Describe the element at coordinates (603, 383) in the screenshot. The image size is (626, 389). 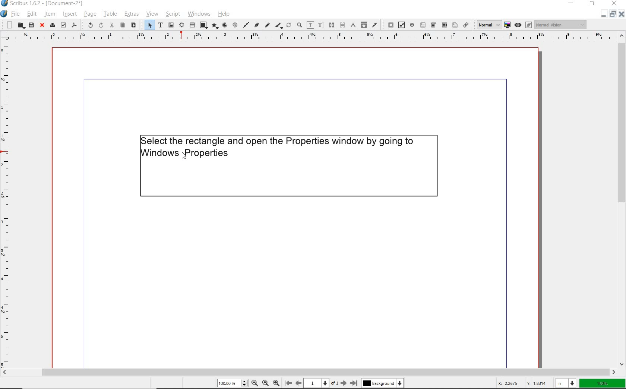
I see `100%` at that location.